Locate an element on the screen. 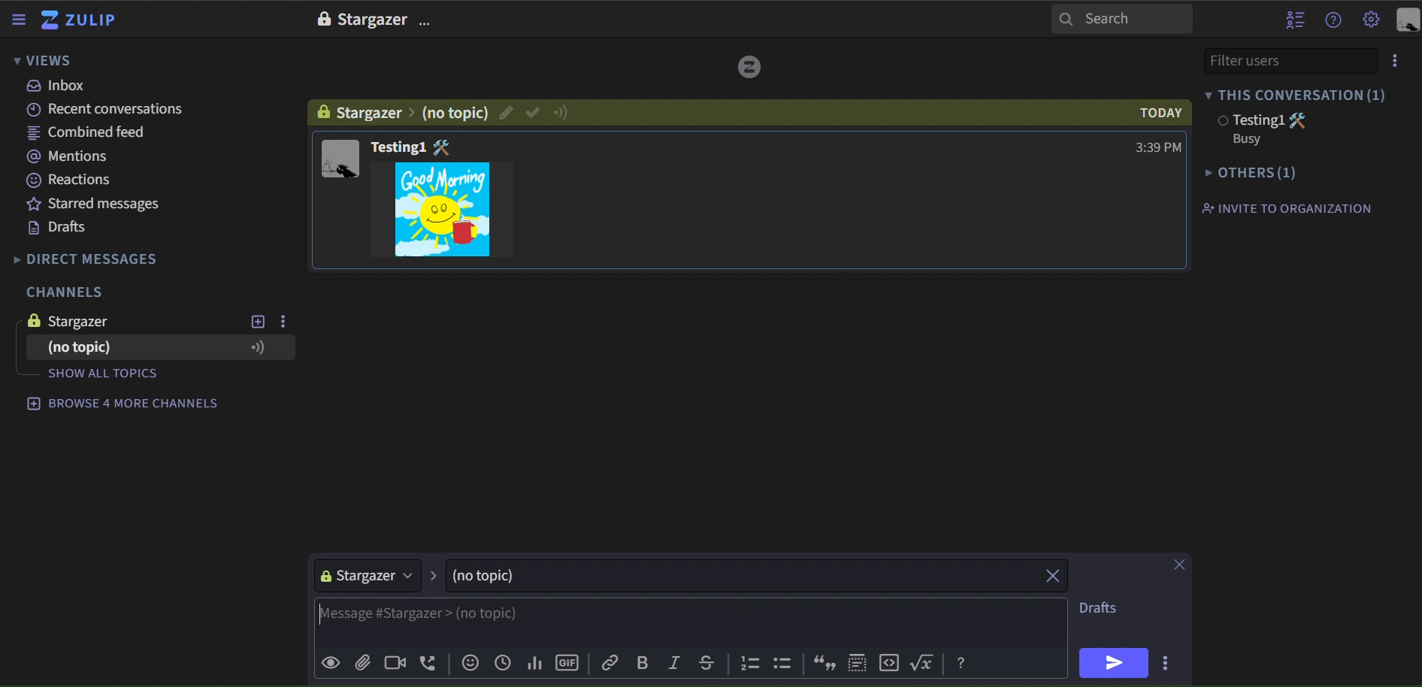  lock is located at coordinates (325, 110).